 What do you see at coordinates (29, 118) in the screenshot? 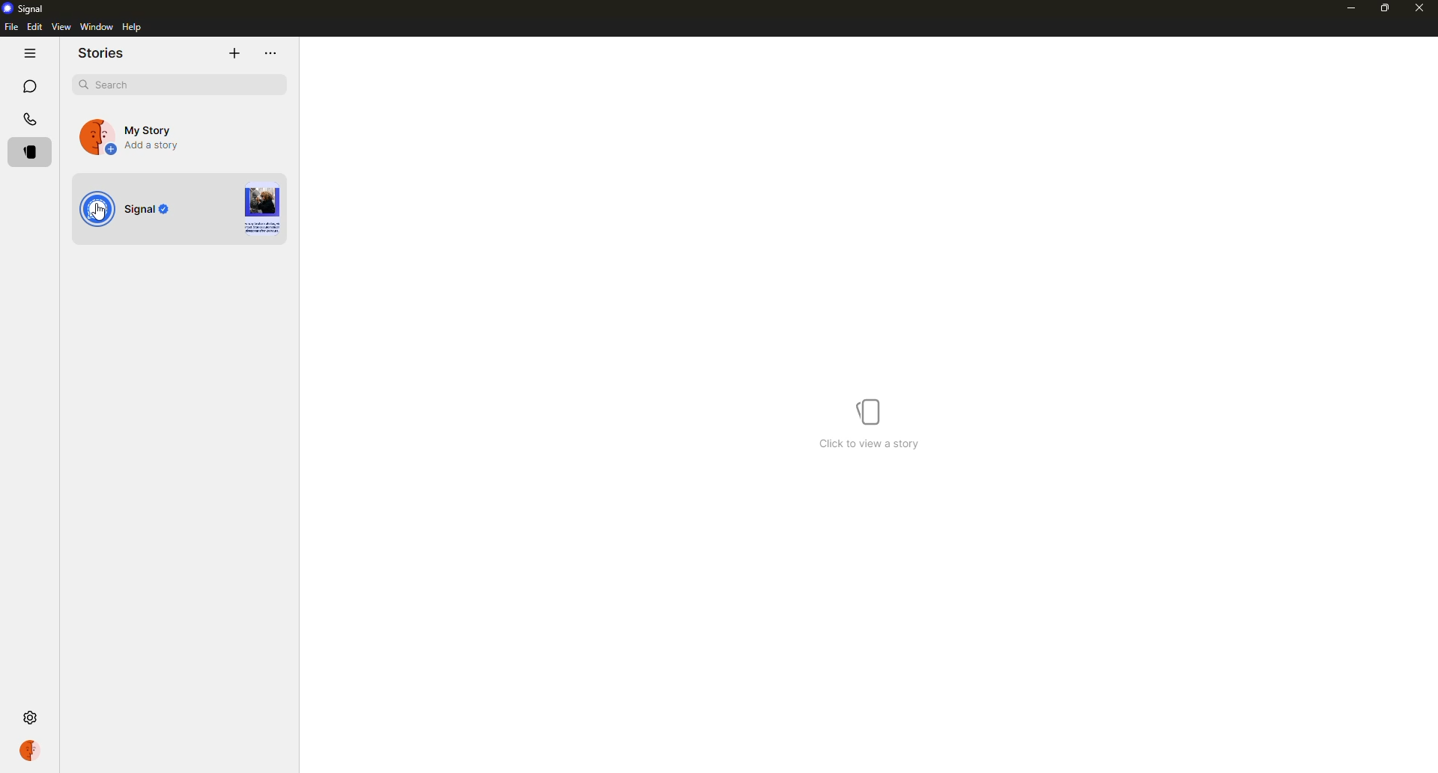
I see `calls` at bounding box center [29, 118].